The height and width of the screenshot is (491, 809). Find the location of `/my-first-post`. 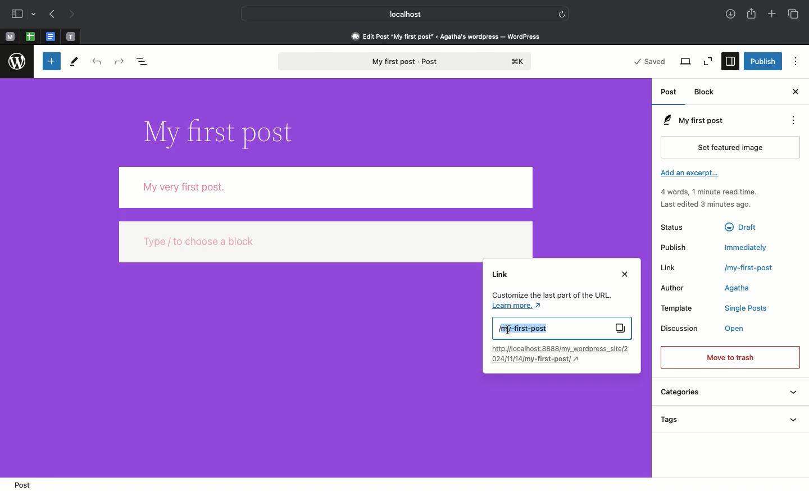

/my-first-post is located at coordinates (747, 269).